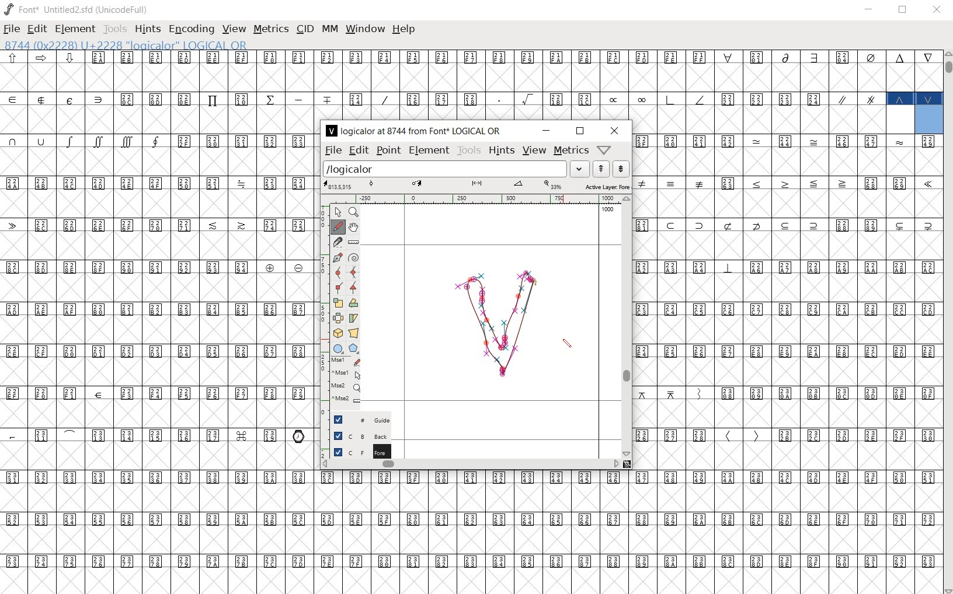 This screenshot has width=953, height=594. Describe the element at coordinates (270, 30) in the screenshot. I see `metrics` at that location.